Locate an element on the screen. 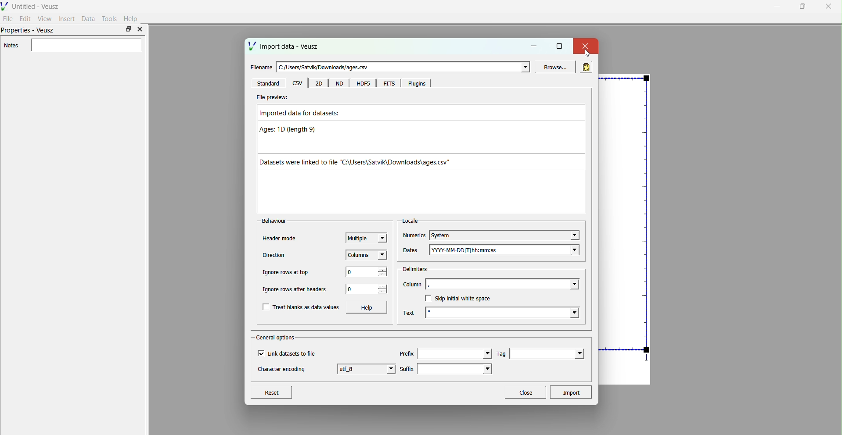 This screenshot has width=842, height=435. Browse... is located at coordinates (554, 67).